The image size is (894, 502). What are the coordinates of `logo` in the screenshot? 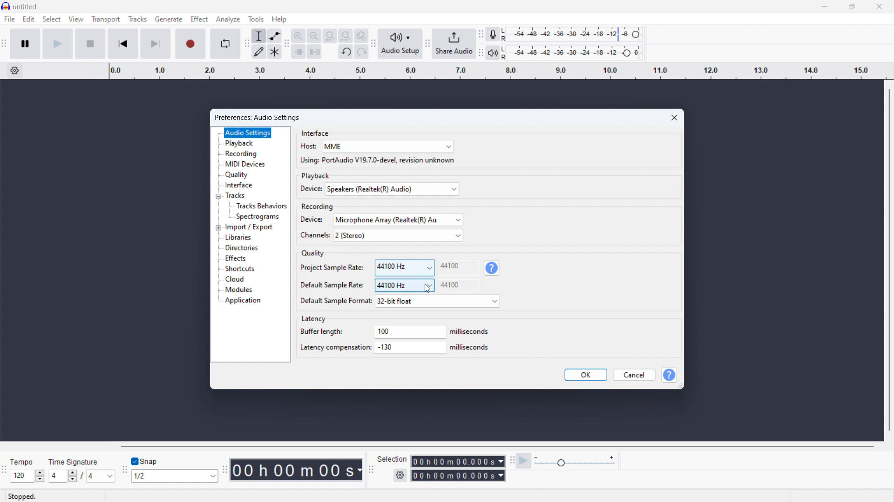 It's located at (6, 6).